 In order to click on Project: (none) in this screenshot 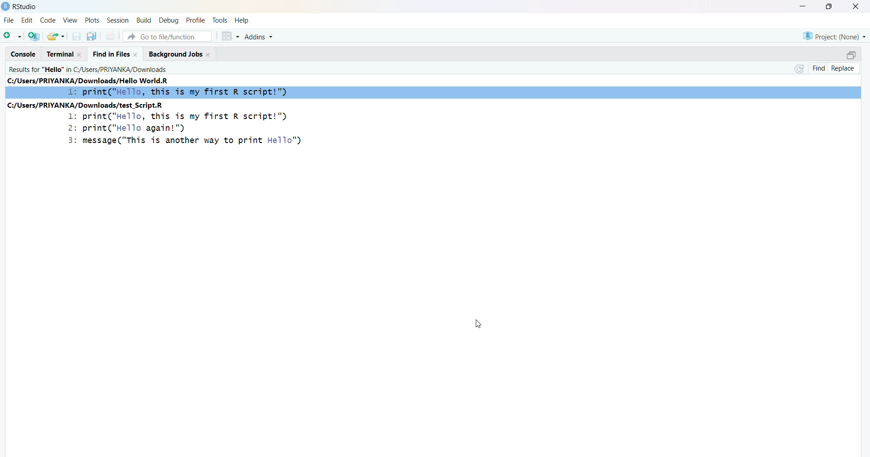, I will do `click(834, 37)`.